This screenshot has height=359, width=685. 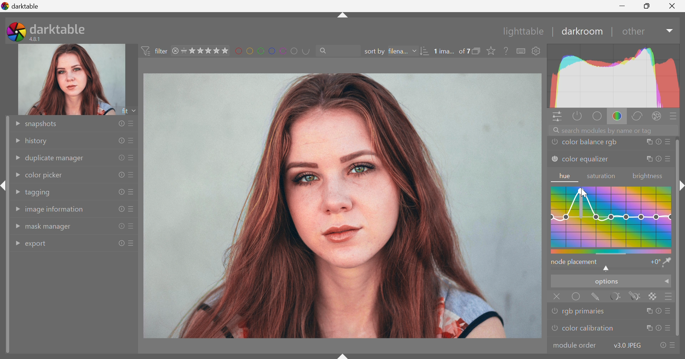 I want to click on reset, so click(x=120, y=209).